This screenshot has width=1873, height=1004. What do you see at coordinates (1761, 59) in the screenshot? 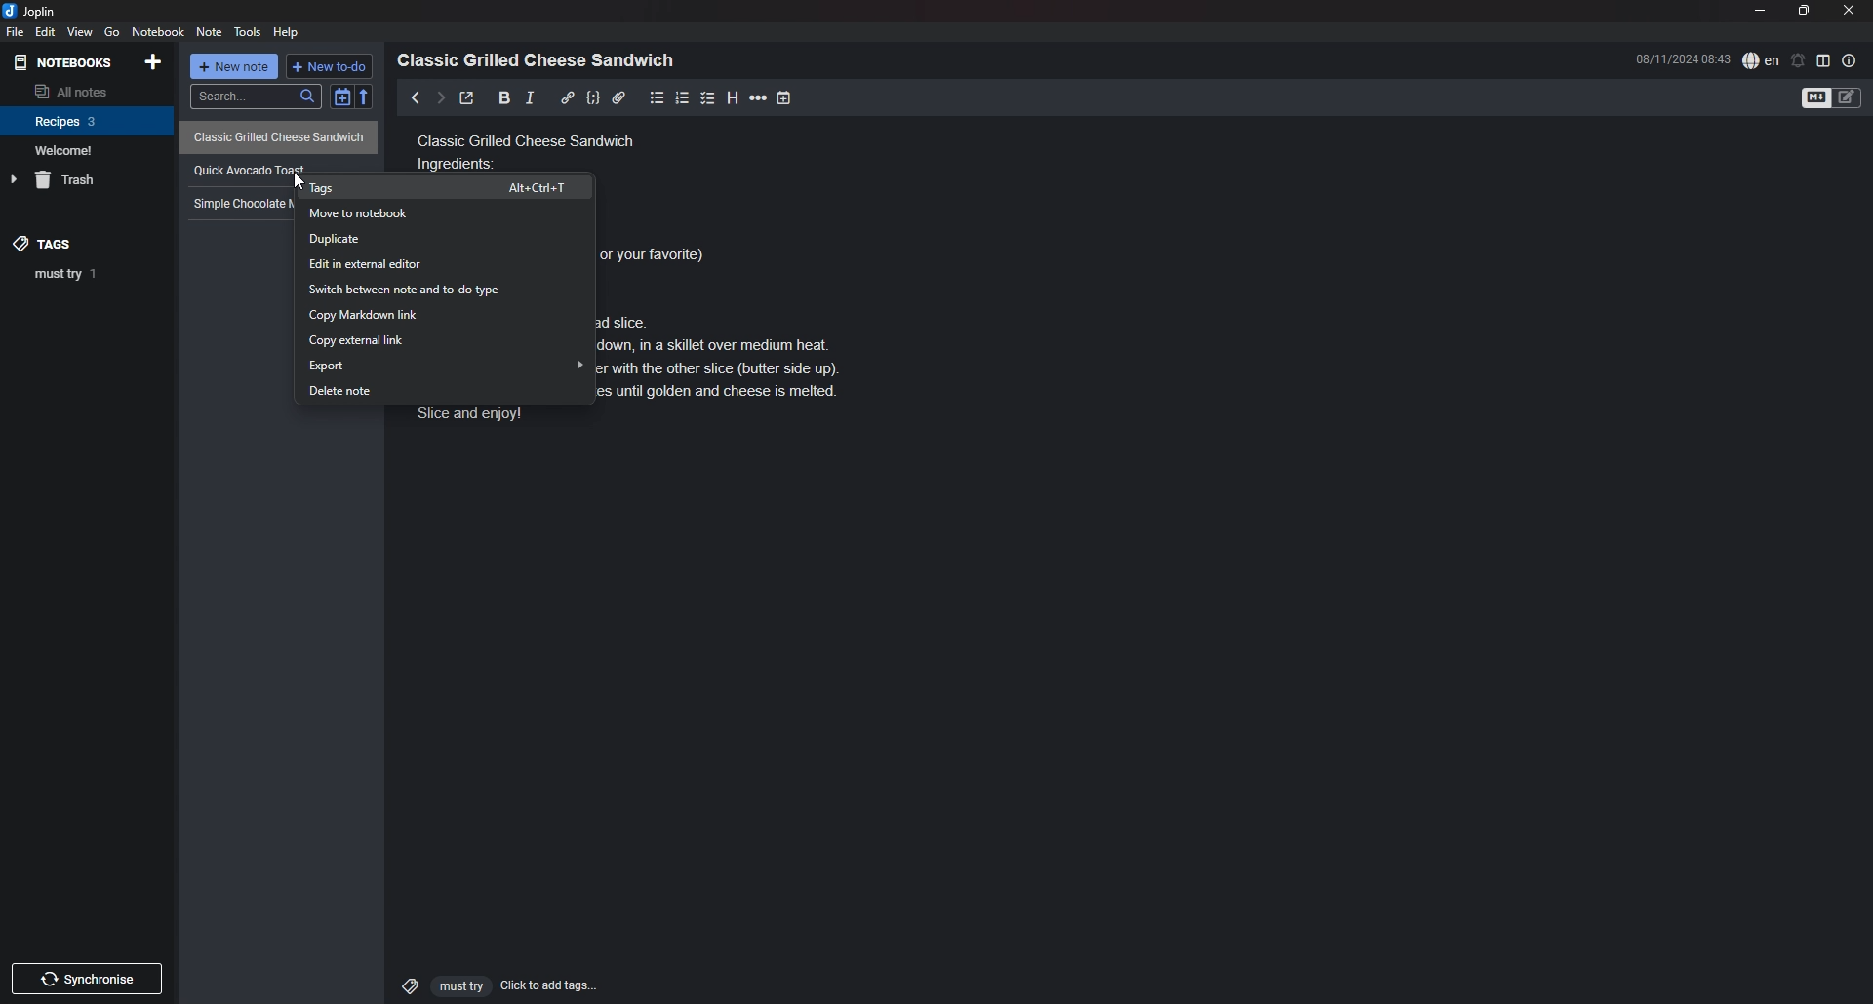
I see `spell check` at bounding box center [1761, 59].